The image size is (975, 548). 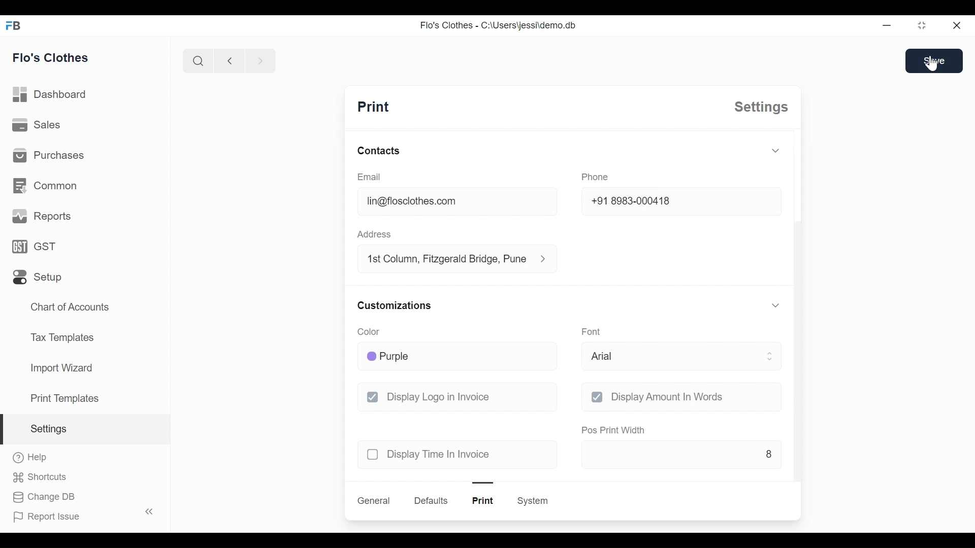 What do you see at coordinates (368, 331) in the screenshot?
I see `color` at bounding box center [368, 331].